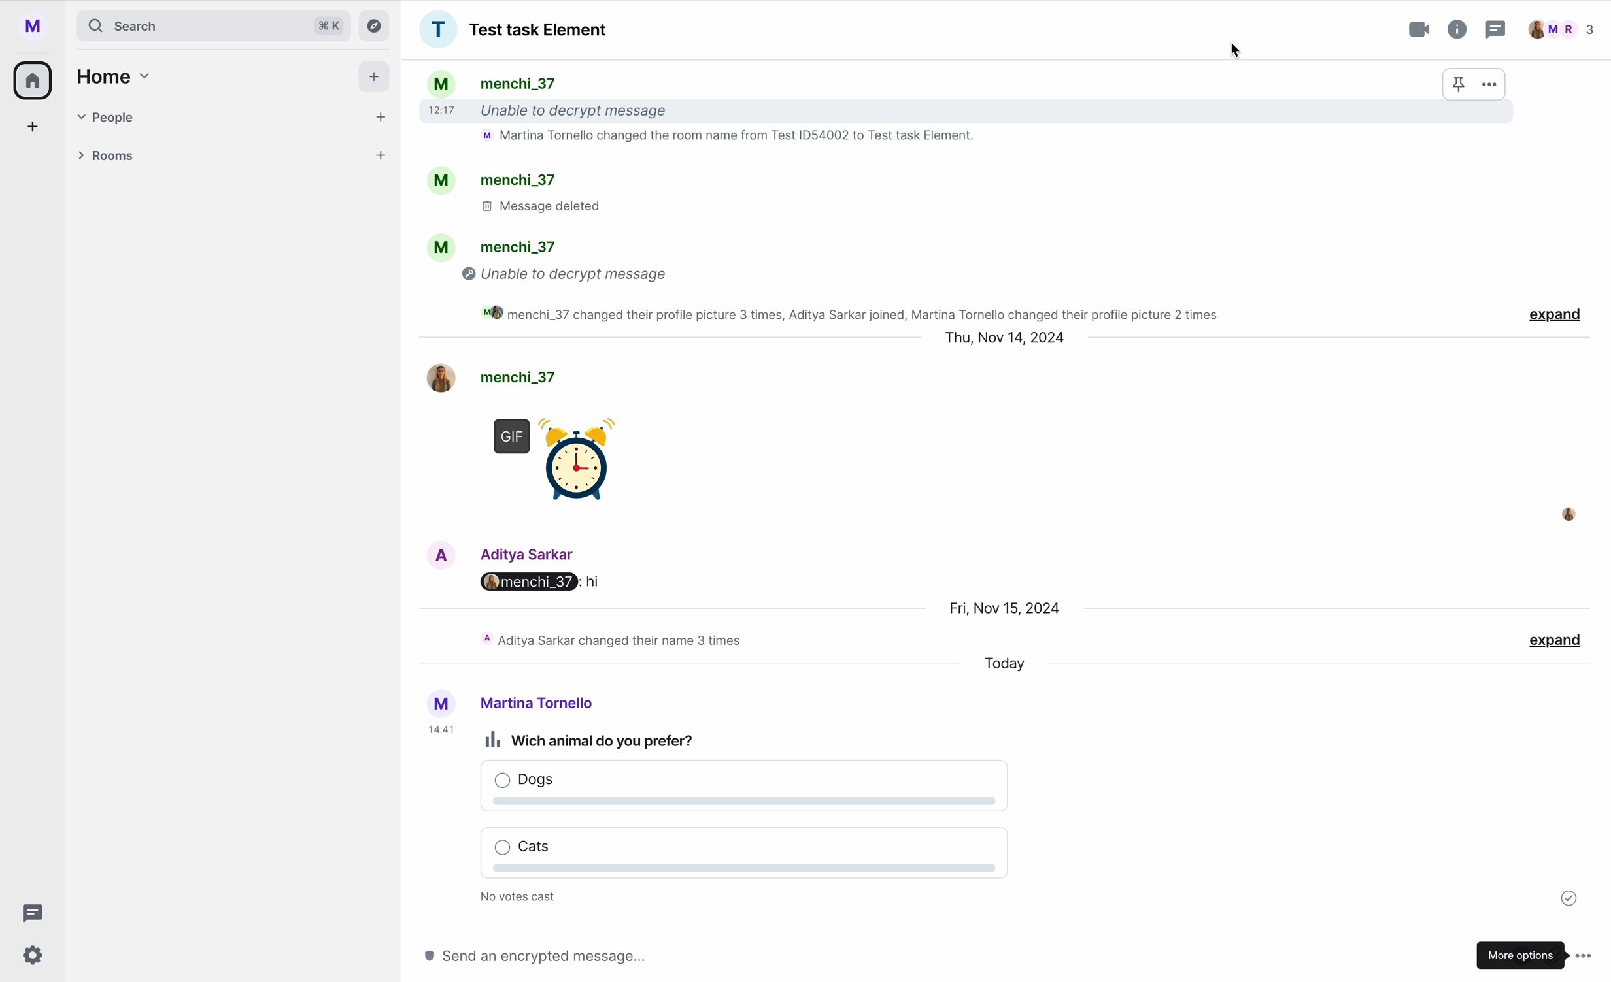 This screenshot has height=982, width=1611. What do you see at coordinates (593, 740) in the screenshot?
I see `Wich animal do you prefer?` at bounding box center [593, 740].